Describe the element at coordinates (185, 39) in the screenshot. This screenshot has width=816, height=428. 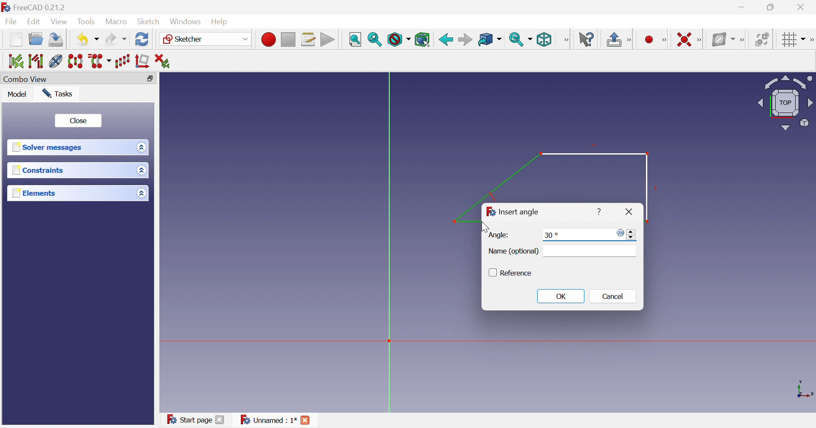
I see `Sketcher` at that location.